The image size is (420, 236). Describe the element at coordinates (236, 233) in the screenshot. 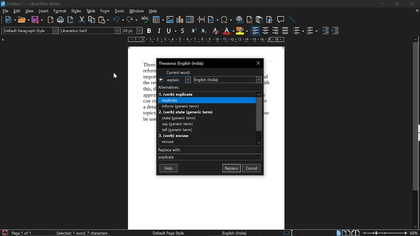

I see `English (India)` at that location.